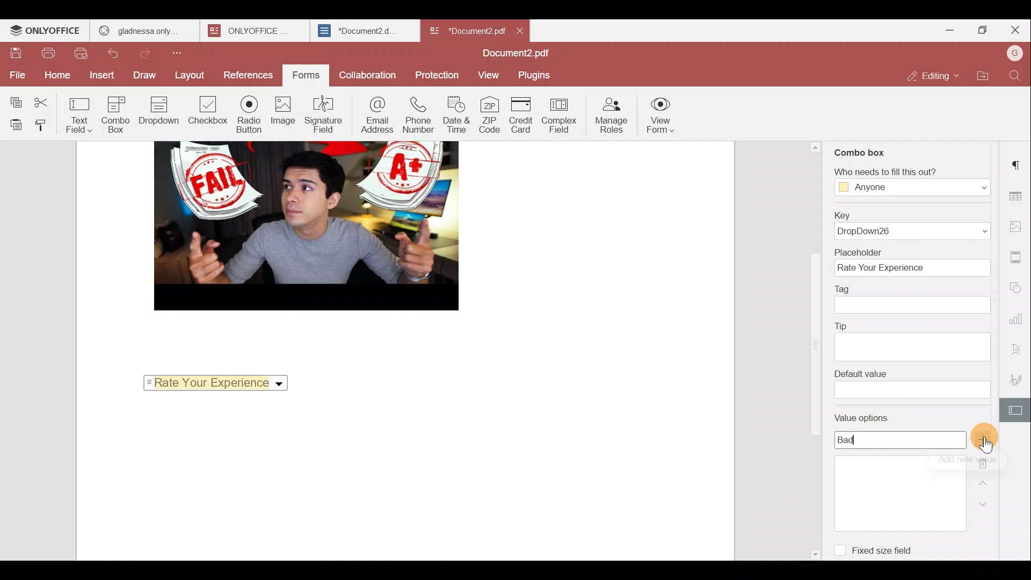 This screenshot has height=580, width=1031. I want to click on Close, so click(1015, 30).